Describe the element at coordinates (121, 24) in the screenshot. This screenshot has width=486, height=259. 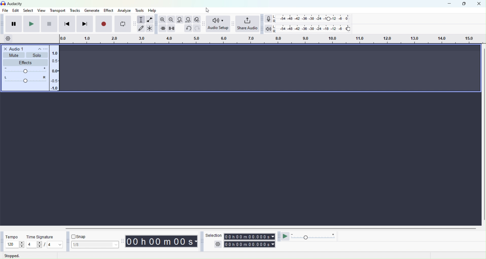
I see `Enable looping` at that location.